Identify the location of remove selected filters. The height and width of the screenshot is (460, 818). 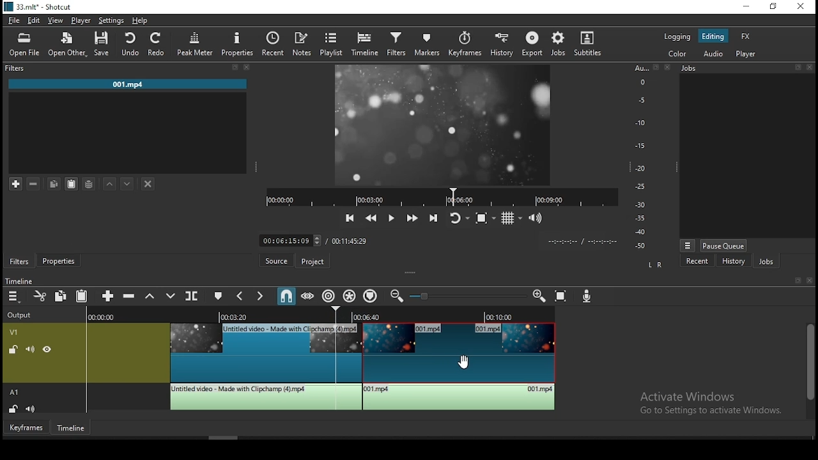
(35, 182).